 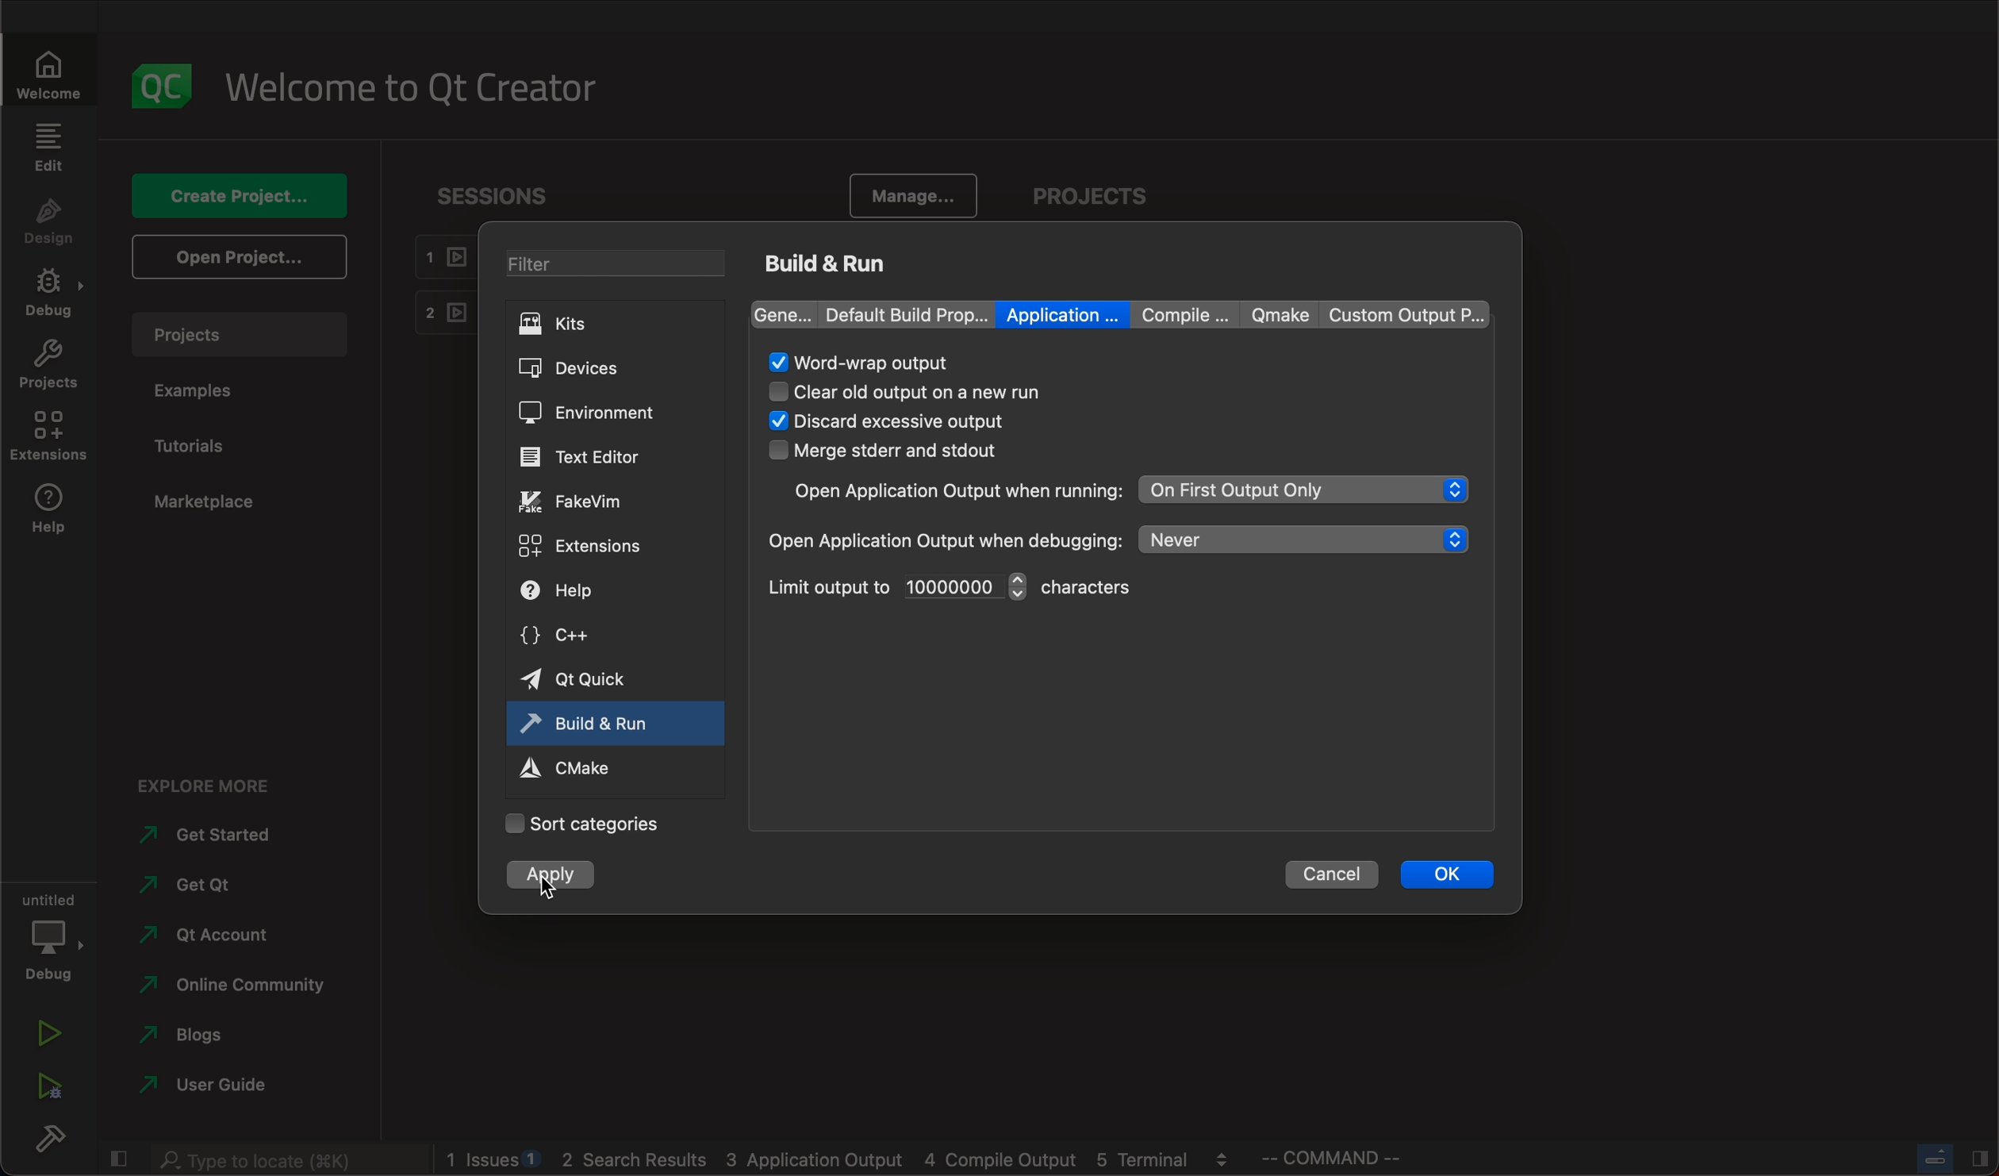 What do you see at coordinates (615, 323) in the screenshot?
I see `kits` at bounding box center [615, 323].